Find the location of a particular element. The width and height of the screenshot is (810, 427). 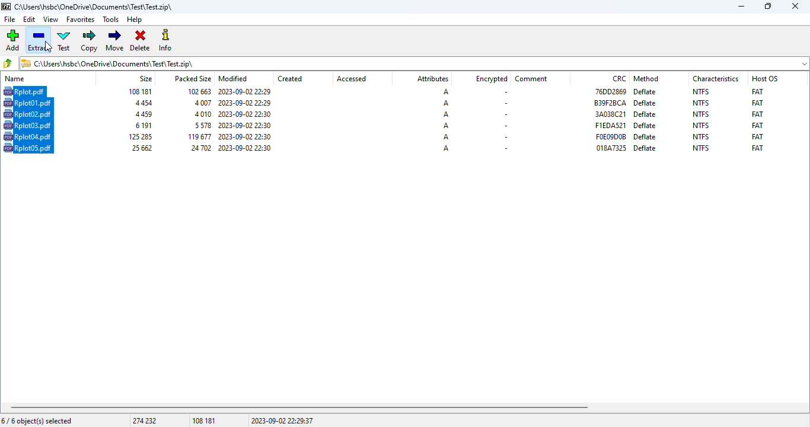

deflate is located at coordinates (645, 148).